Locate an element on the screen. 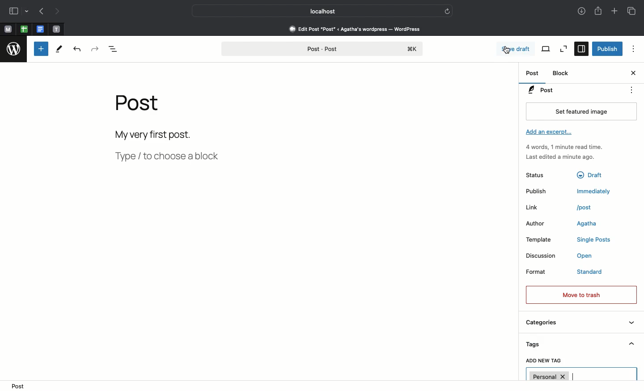  single posts is located at coordinates (593, 240).